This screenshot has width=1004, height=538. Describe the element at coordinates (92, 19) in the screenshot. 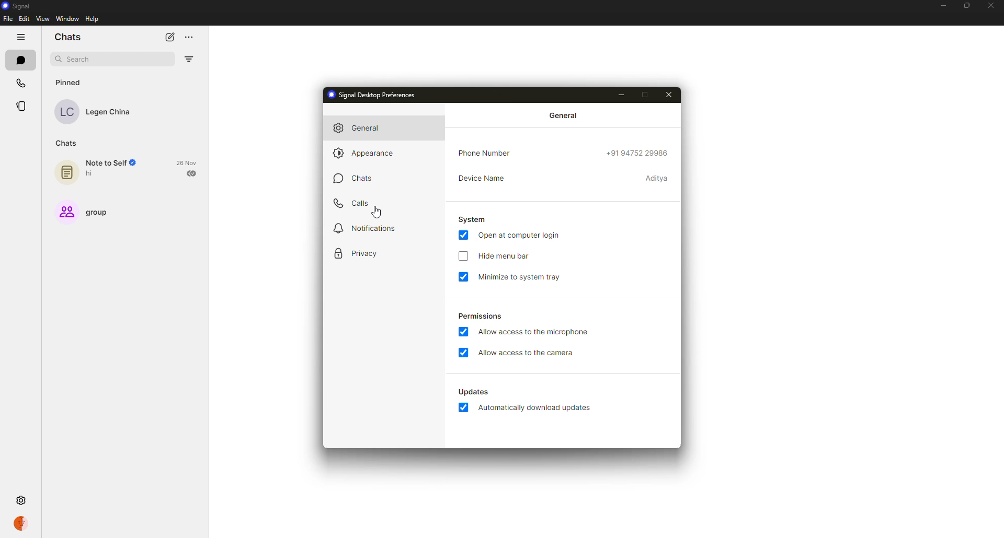

I see `help` at that location.